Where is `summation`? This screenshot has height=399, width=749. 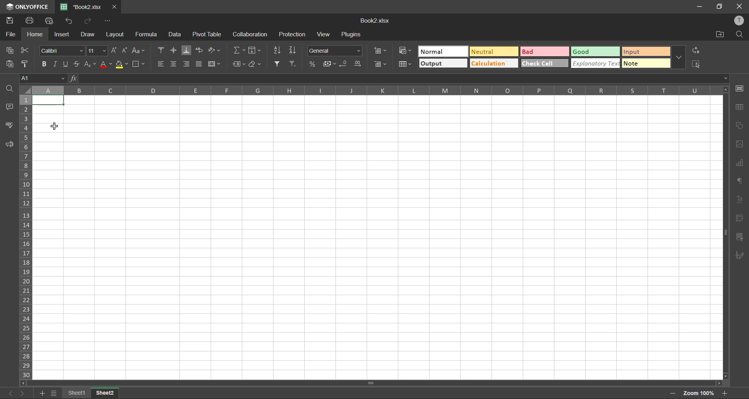
summation is located at coordinates (241, 50).